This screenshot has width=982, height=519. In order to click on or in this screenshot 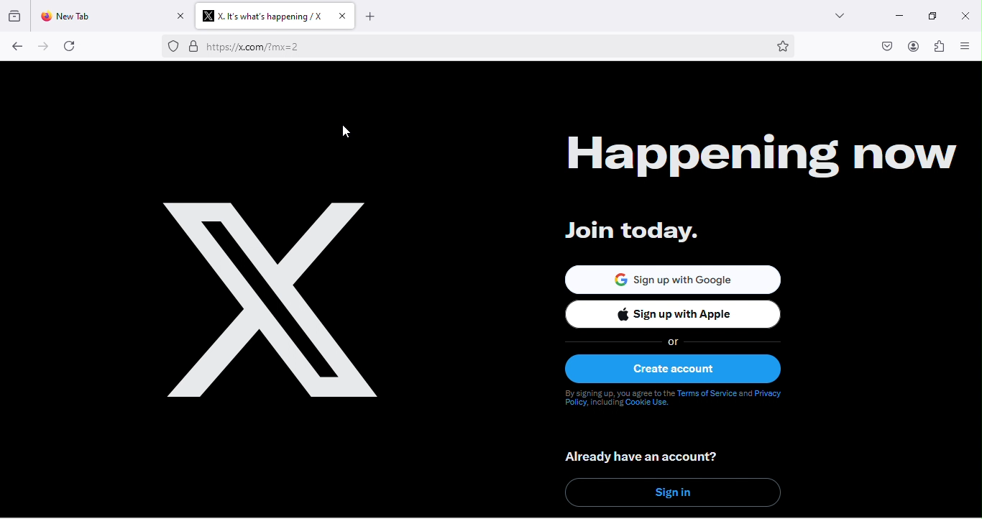, I will do `click(676, 341)`.